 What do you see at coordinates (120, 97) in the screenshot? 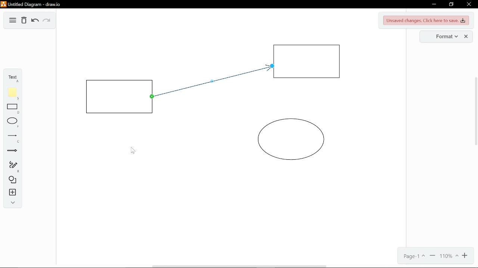
I see `Rectangle` at bounding box center [120, 97].